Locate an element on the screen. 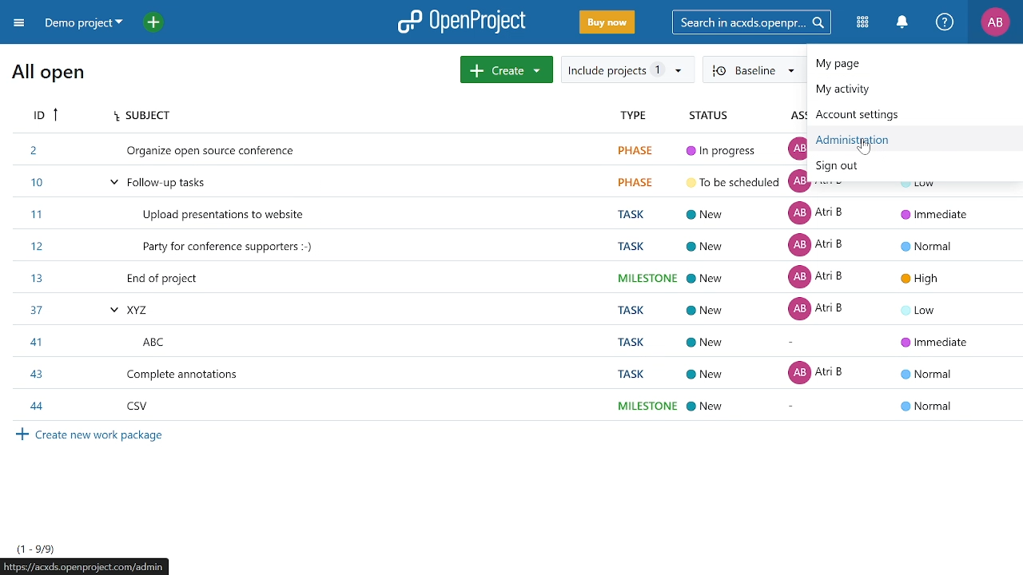 The width and height of the screenshot is (1023, 575). Modules is located at coordinates (865, 23).